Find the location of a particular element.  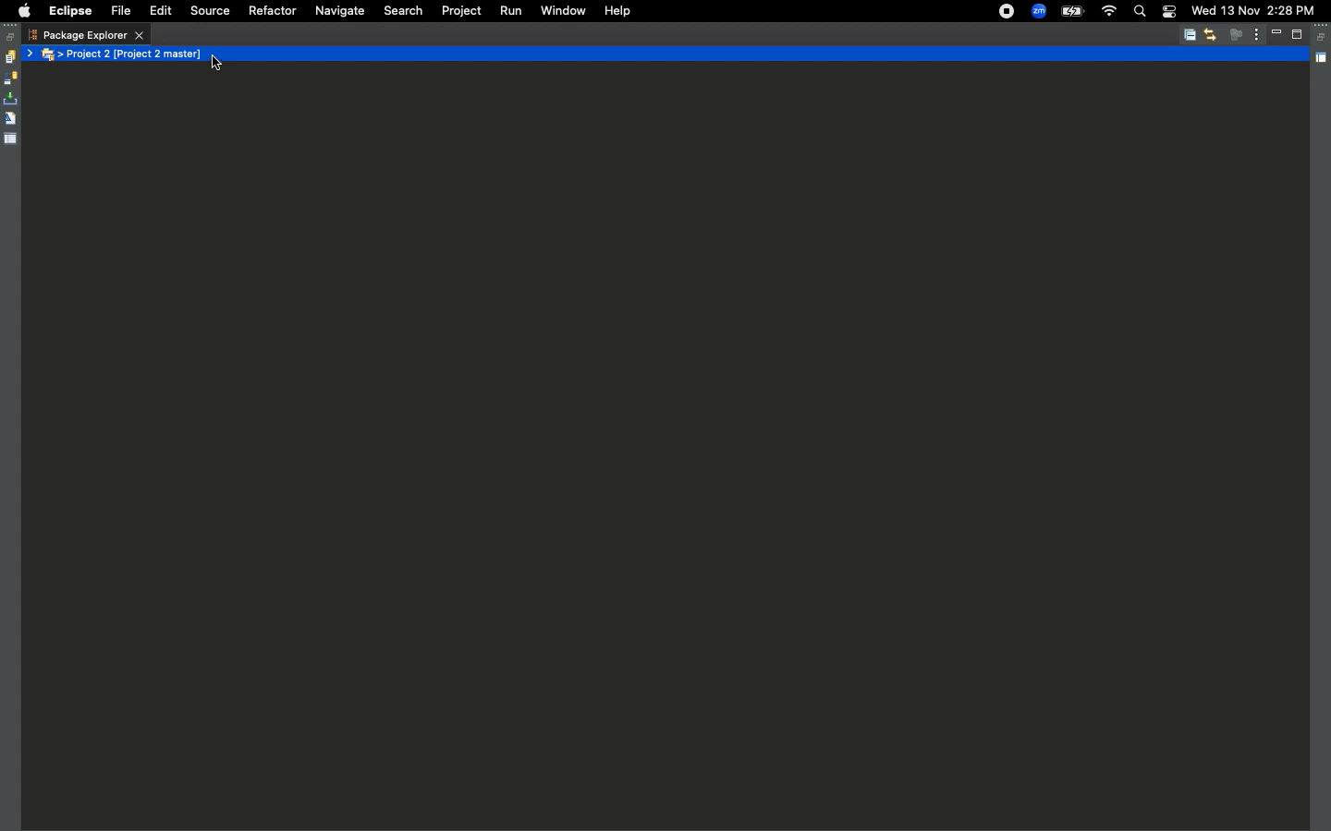

Folder Icon is located at coordinates (51, 55).